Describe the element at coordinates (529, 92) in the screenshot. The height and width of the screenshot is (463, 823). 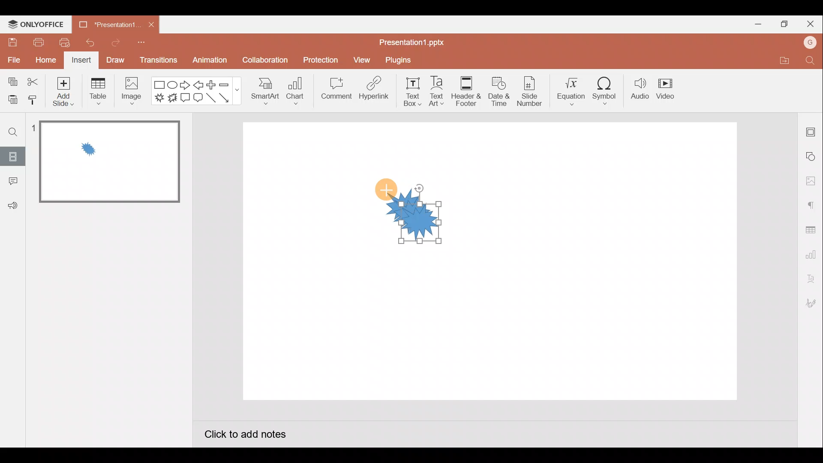
I see `Slide number` at that location.